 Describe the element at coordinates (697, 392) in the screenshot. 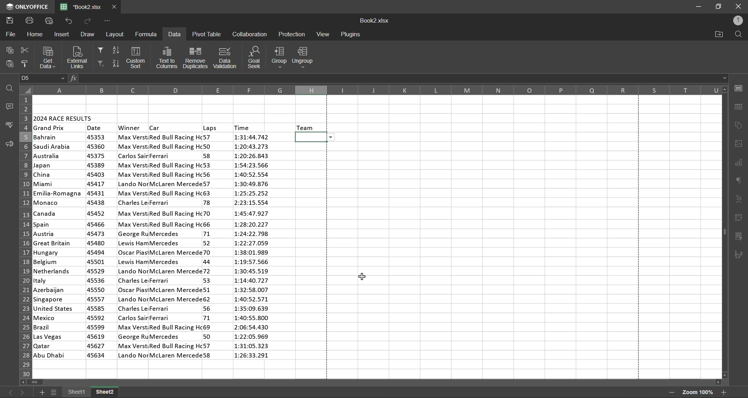

I see `zoom factor` at that location.